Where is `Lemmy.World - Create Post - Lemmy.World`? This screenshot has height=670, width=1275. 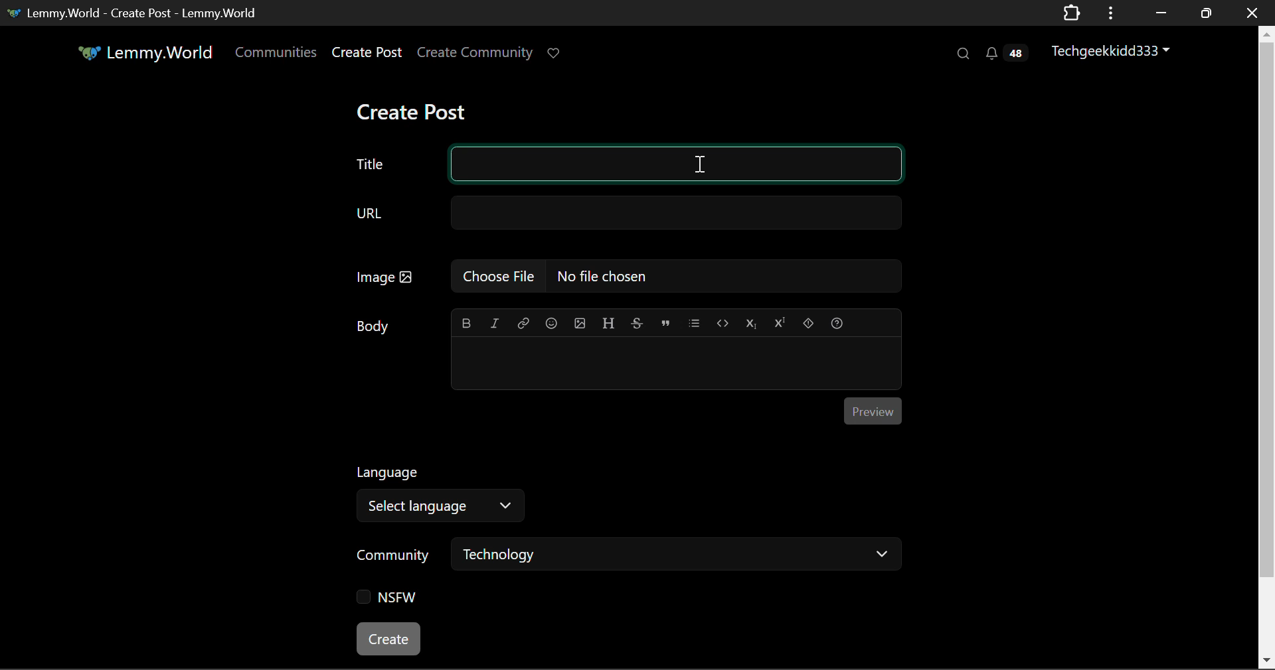
Lemmy.World - Create Post - Lemmy.World is located at coordinates (135, 12).